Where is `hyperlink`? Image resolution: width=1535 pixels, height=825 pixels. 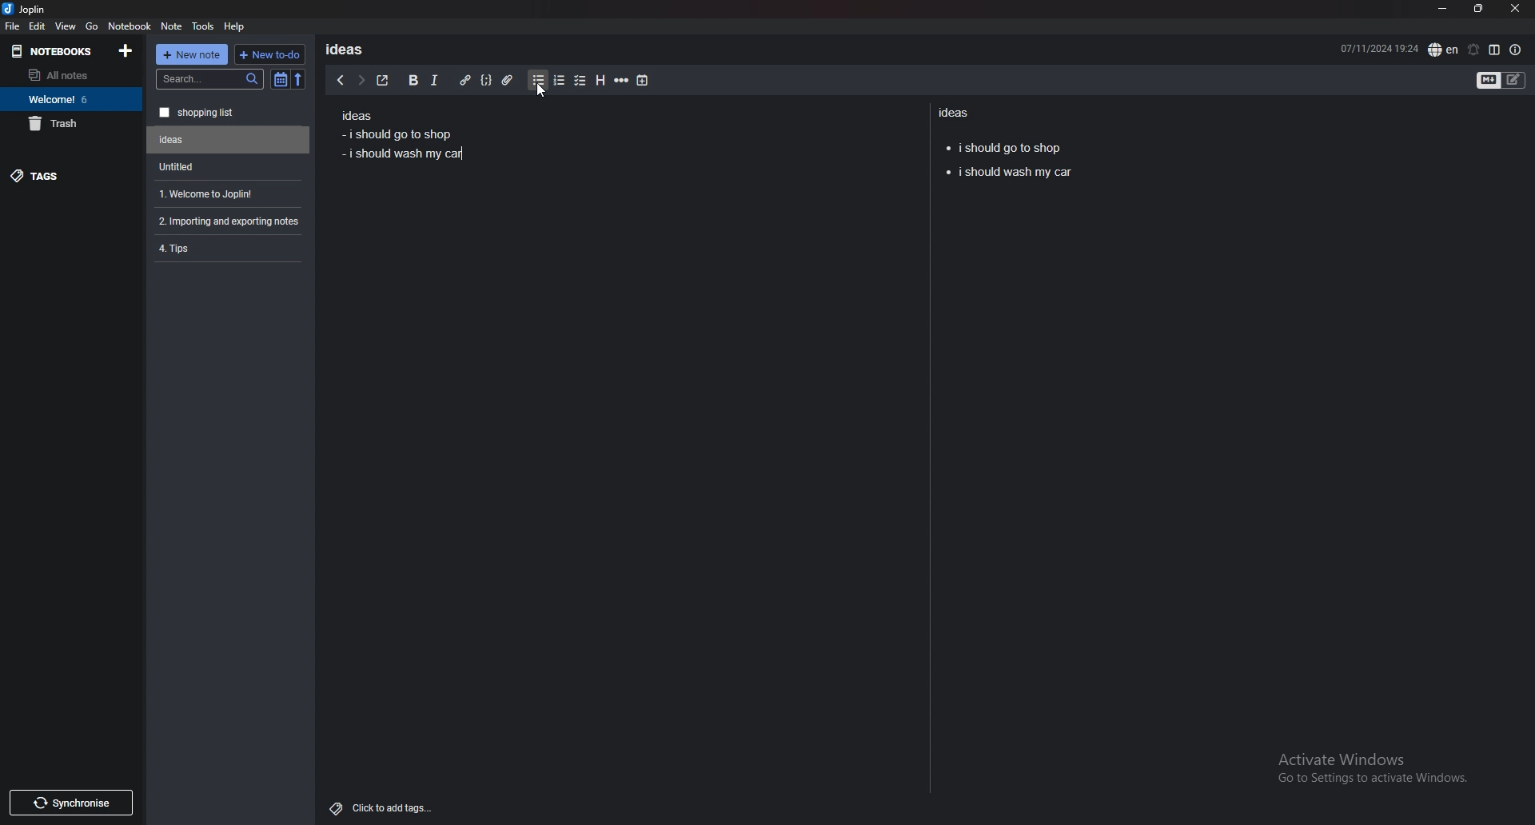 hyperlink is located at coordinates (464, 81).